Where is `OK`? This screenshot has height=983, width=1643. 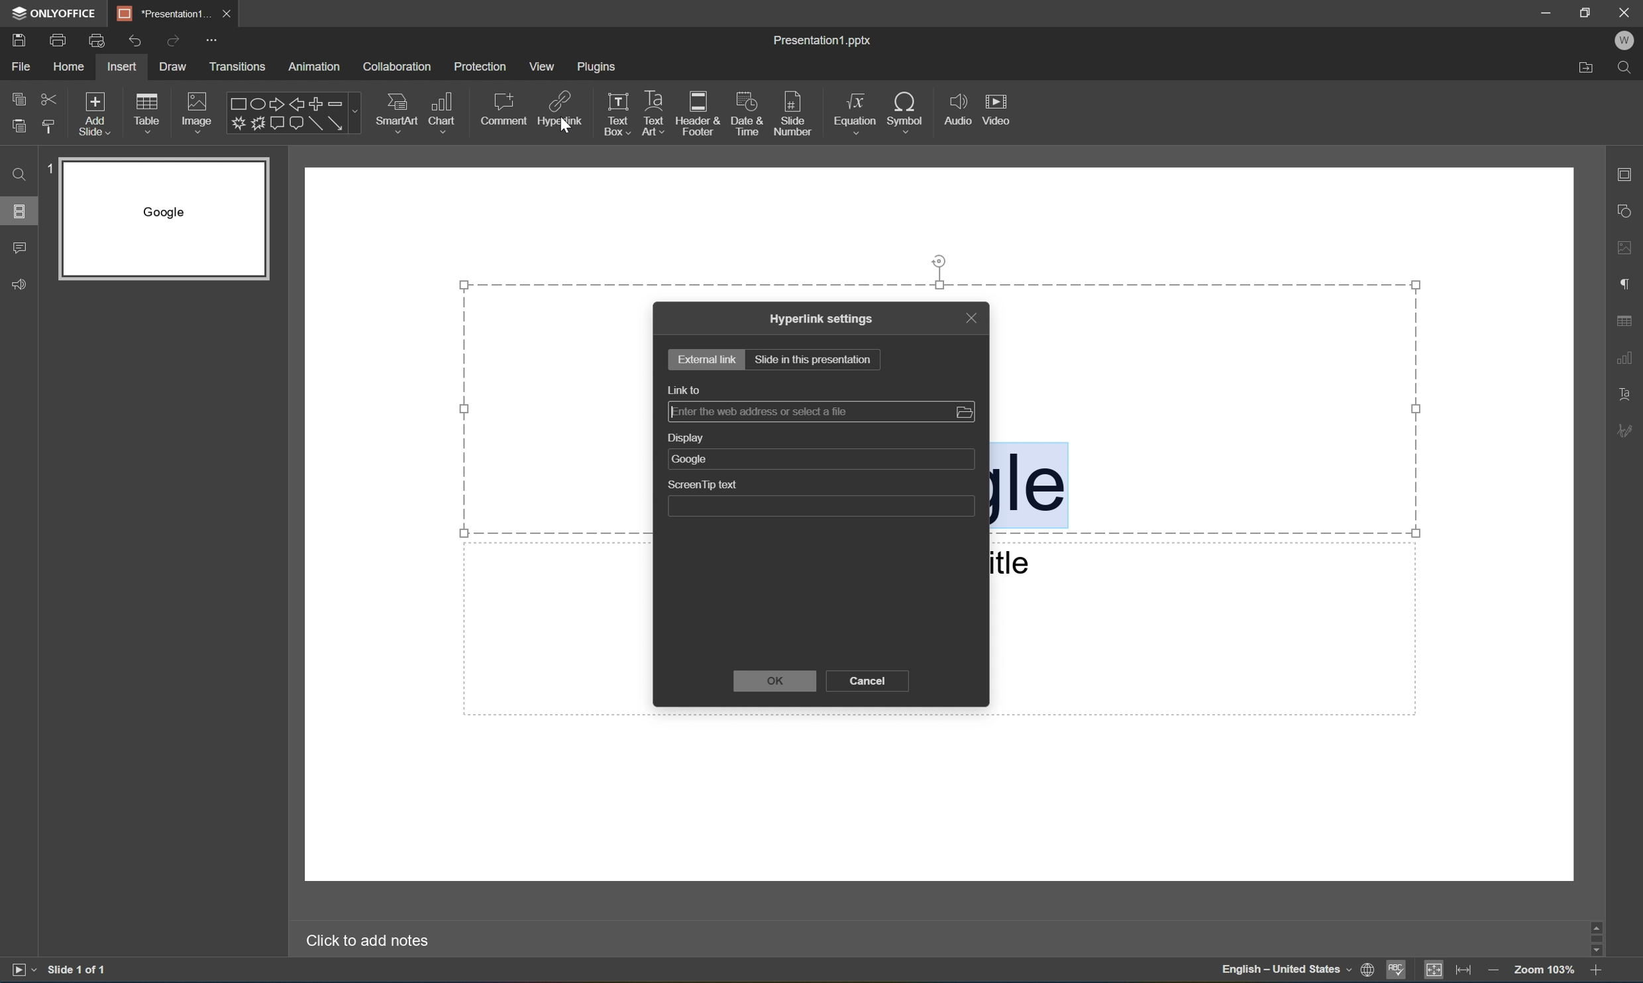
OK is located at coordinates (779, 682).